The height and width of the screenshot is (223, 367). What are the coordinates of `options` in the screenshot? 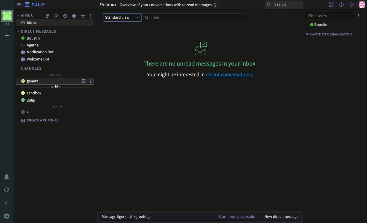 It's located at (90, 81).